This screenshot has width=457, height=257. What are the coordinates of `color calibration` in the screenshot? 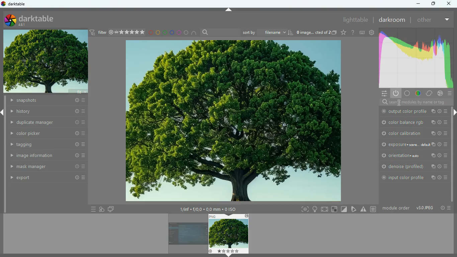 It's located at (413, 133).